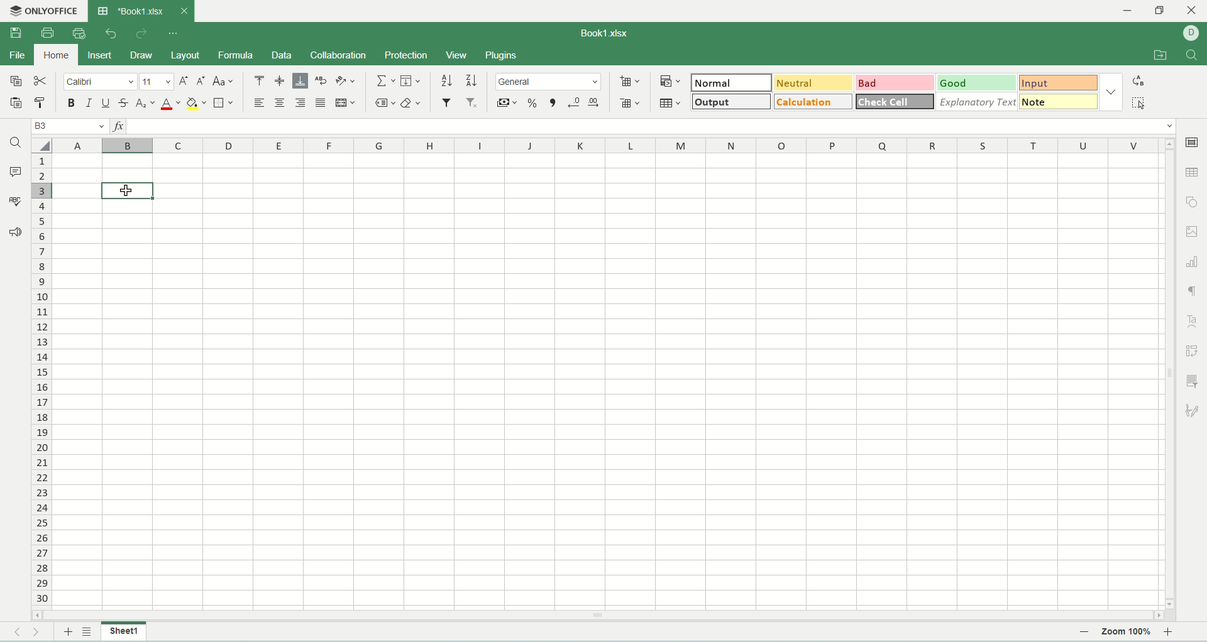 The height and width of the screenshot is (642, 1207). I want to click on insert function, so click(116, 125).